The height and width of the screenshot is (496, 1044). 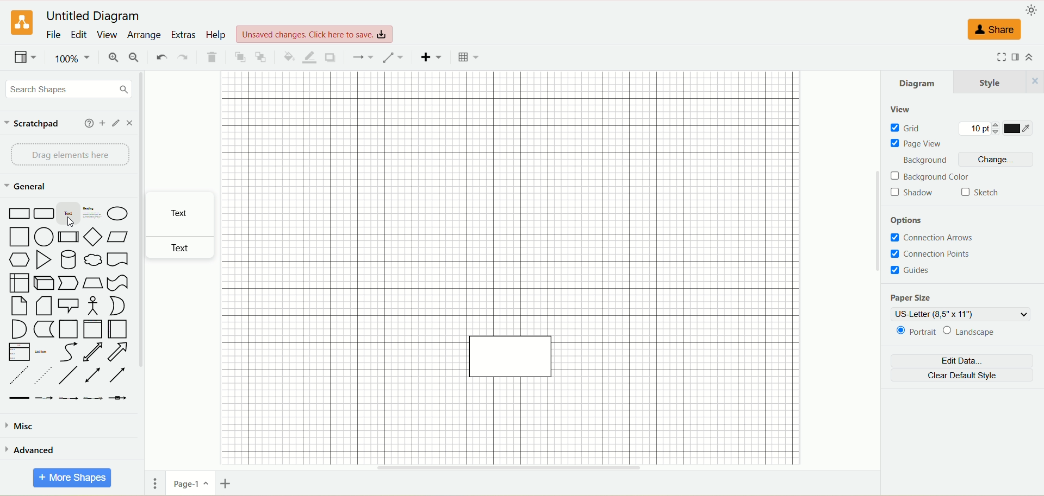 What do you see at coordinates (962, 312) in the screenshot?
I see `US letter` at bounding box center [962, 312].